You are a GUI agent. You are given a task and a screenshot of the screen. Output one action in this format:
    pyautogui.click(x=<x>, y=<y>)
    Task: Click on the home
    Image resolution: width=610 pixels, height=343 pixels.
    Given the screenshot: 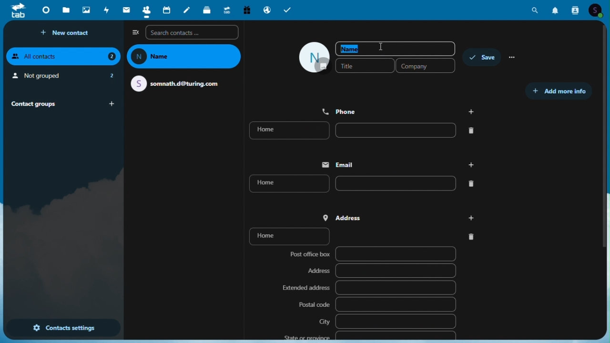 What is the action you would take?
    pyautogui.click(x=364, y=235)
    